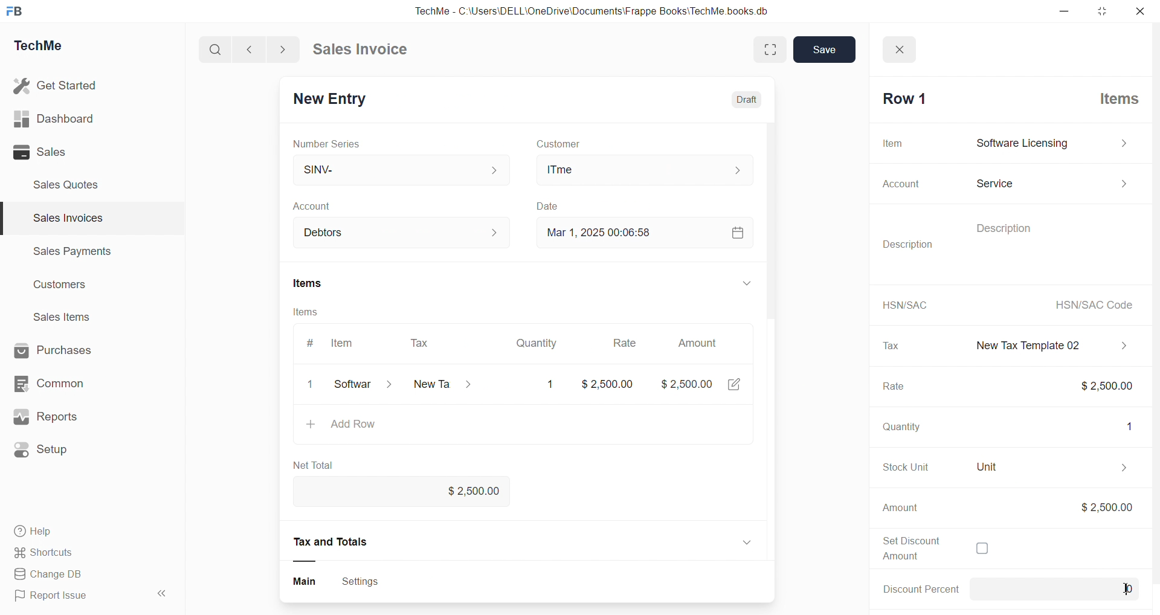  I want to click on B& Change DB, so click(53, 575).